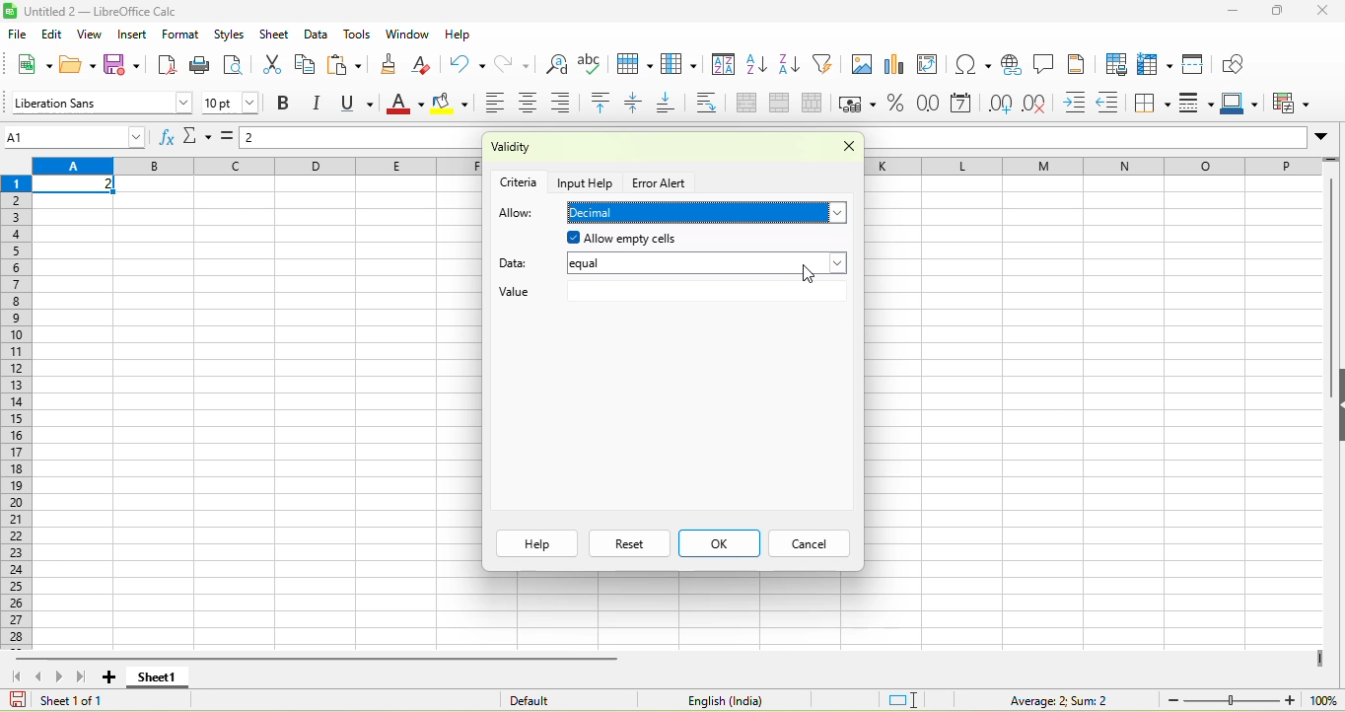 The width and height of the screenshot is (1345, 712). I want to click on split window, so click(1198, 63).